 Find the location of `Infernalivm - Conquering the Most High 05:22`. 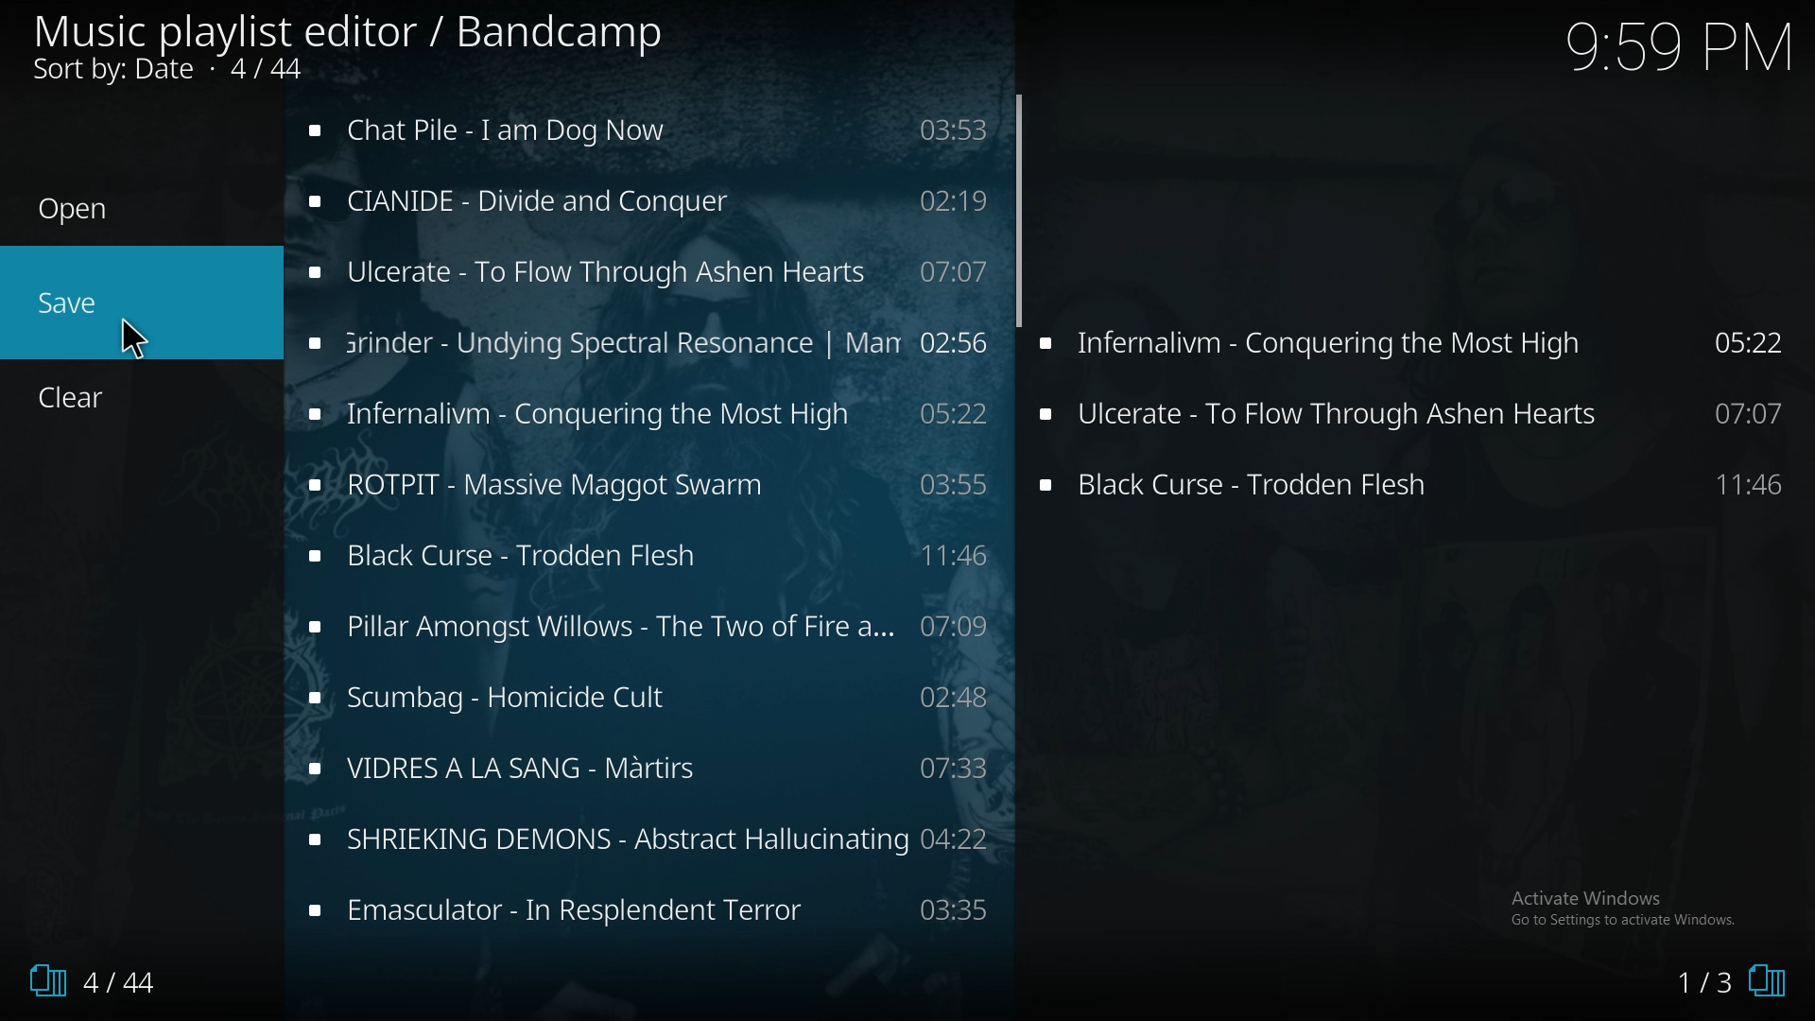

Infernalivm - Conquering the Most High 05:22 is located at coordinates (1422, 350).